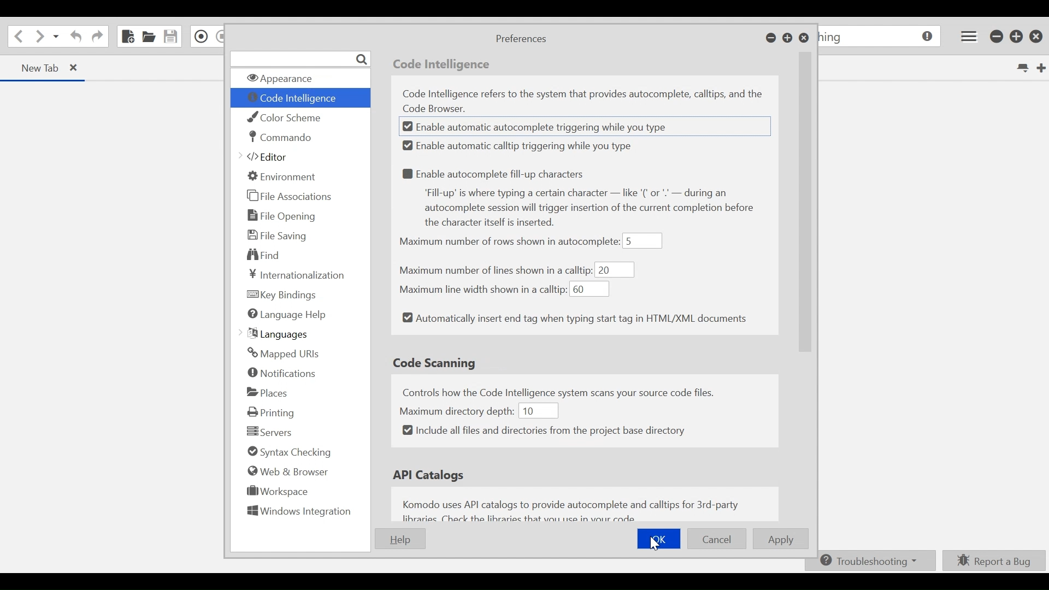 The image size is (1049, 590). I want to click on Troubleshooting, so click(868, 561).